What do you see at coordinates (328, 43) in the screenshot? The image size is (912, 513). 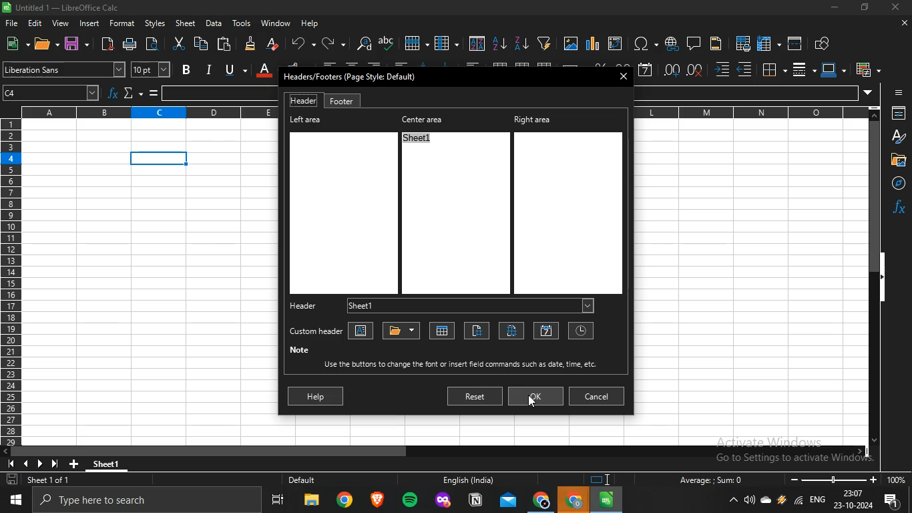 I see `redo` at bounding box center [328, 43].